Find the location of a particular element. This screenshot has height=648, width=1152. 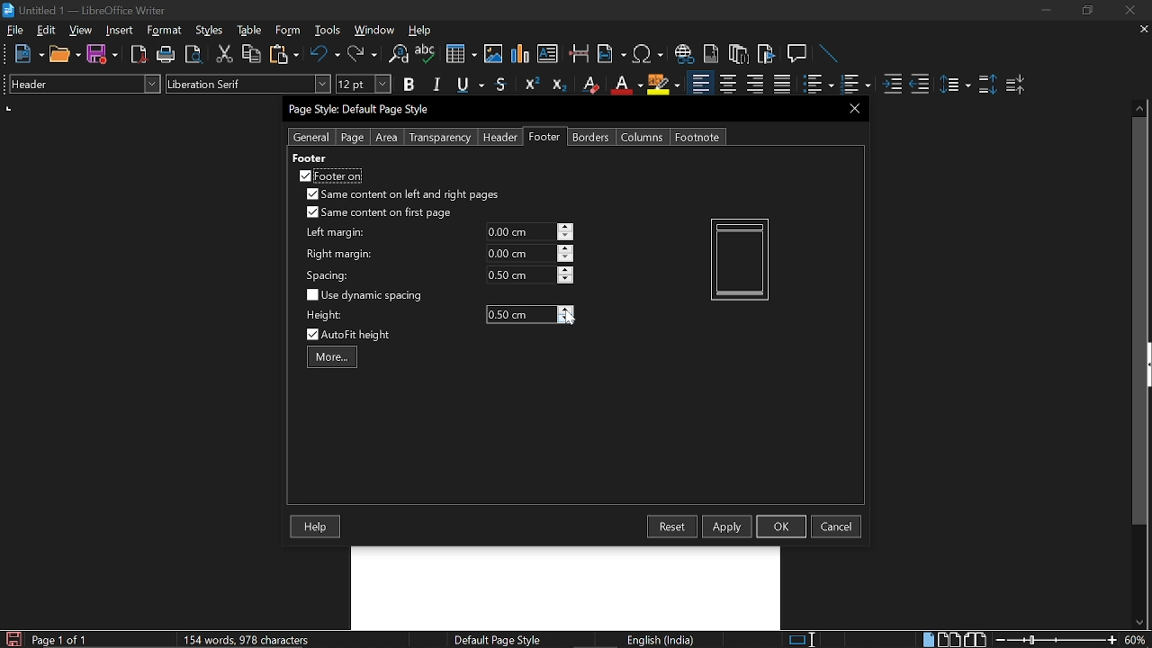

Book view is located at coordinates (977, 639).